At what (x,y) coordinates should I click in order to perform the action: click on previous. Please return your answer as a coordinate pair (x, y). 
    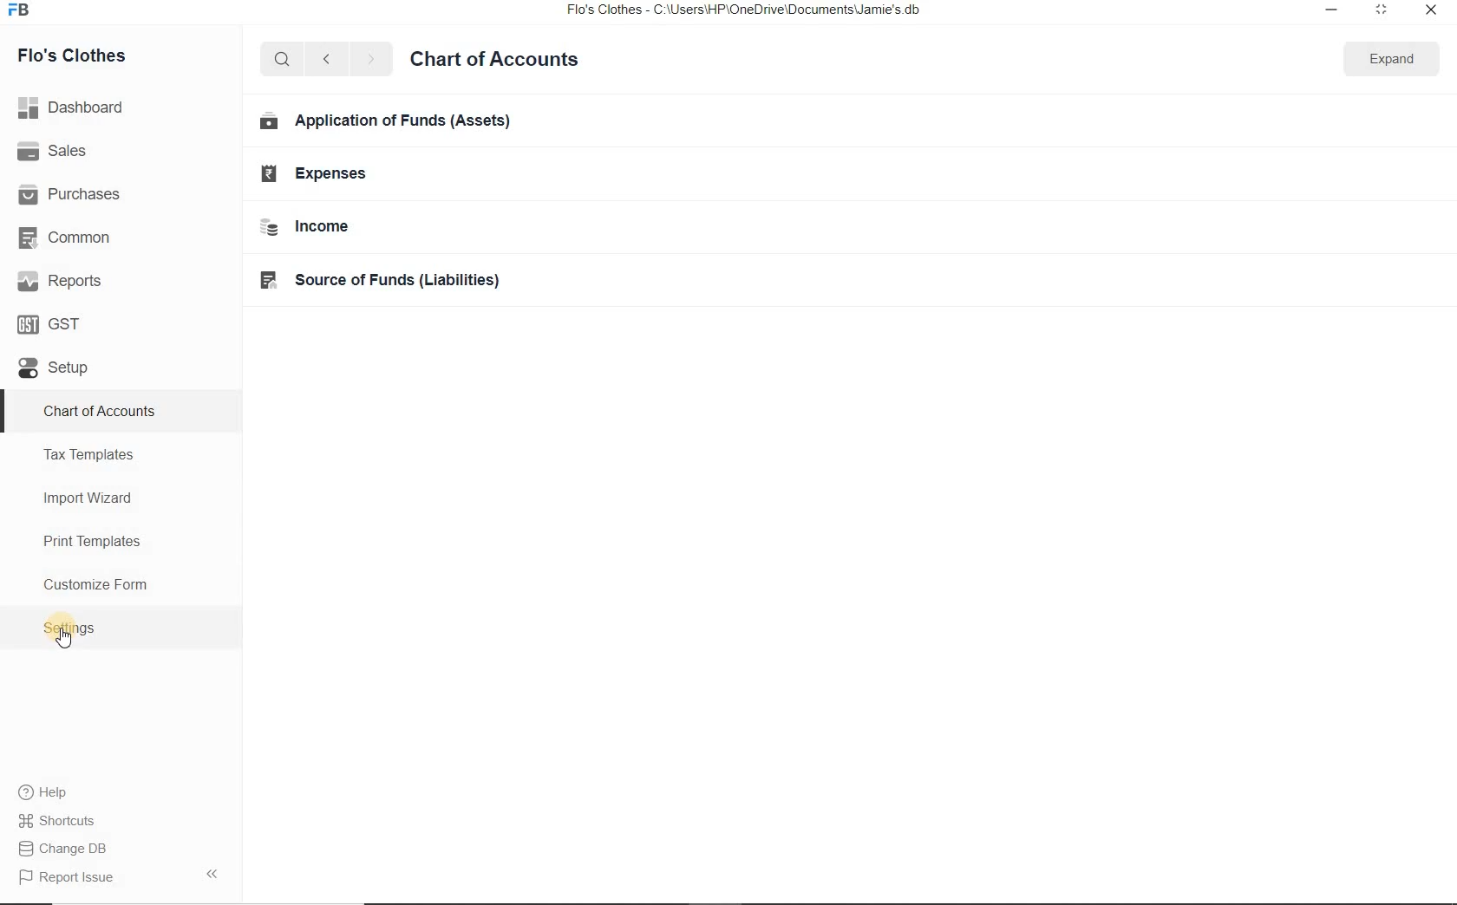
    Looking at the image, I should click on (327, 61).